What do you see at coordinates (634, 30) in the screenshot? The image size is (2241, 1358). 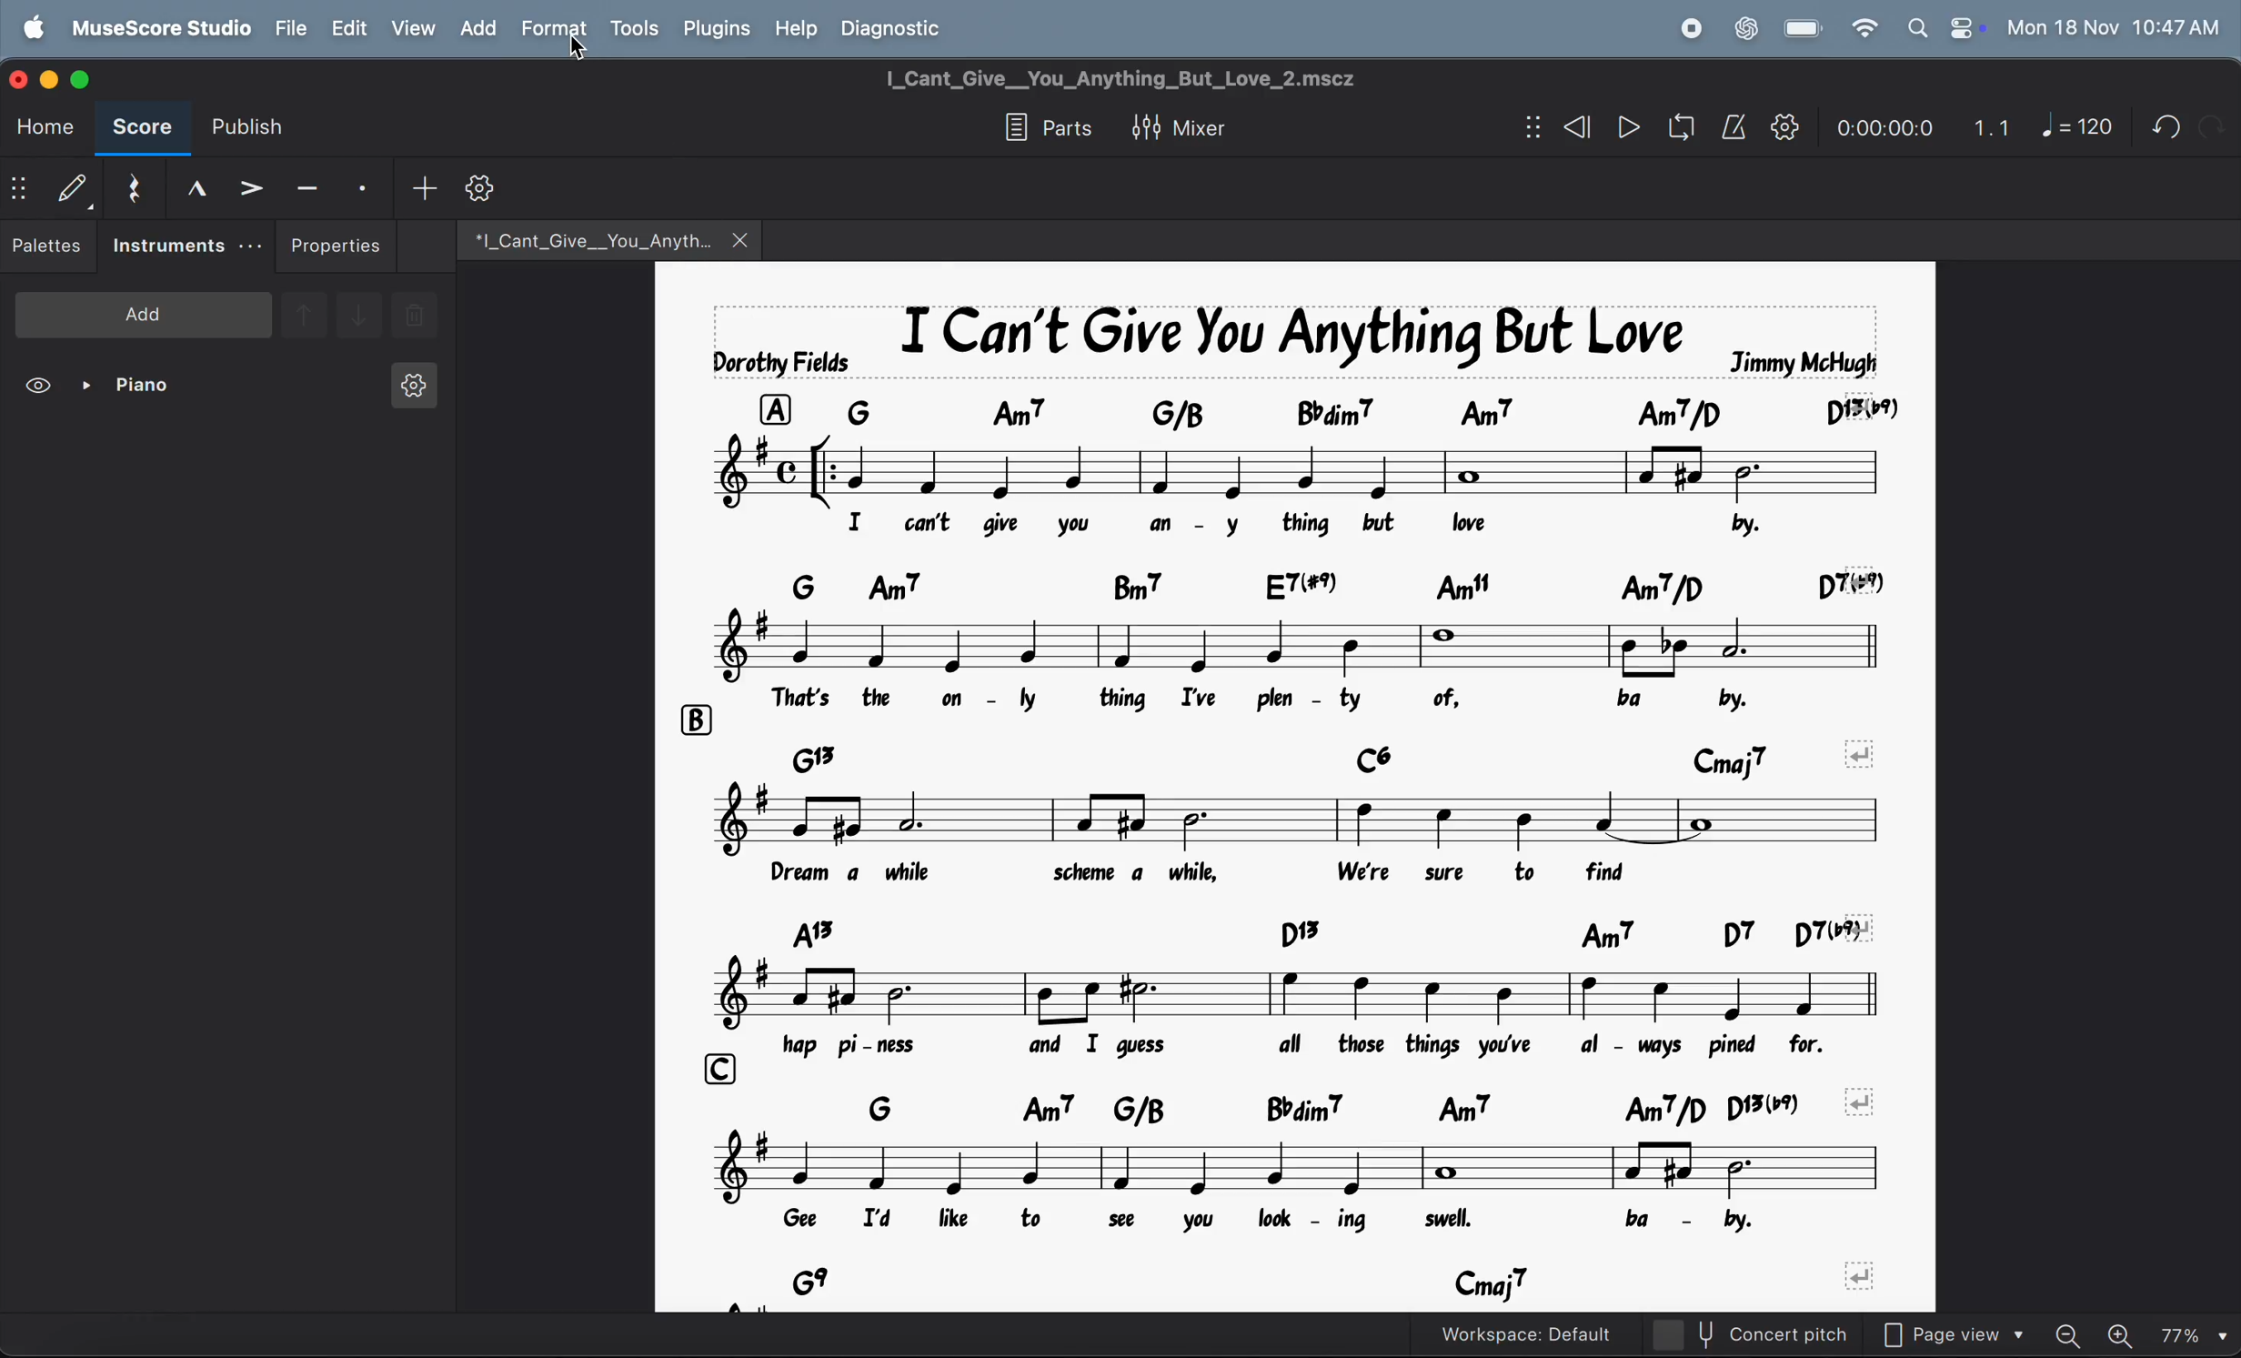 I see `tools` at bounding box center [634, 30].